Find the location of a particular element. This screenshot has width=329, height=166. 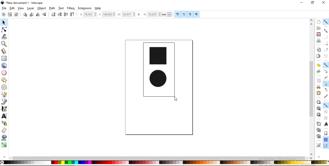

edit paths by nodes is located at coordinates (5, 30).